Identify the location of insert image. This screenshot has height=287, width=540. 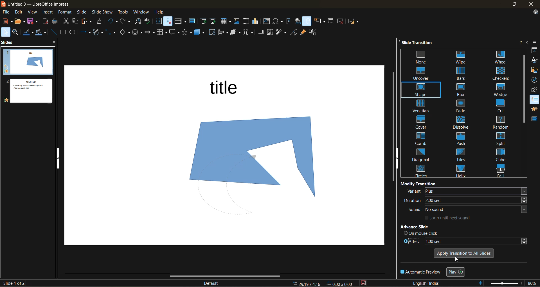
(237, 21).